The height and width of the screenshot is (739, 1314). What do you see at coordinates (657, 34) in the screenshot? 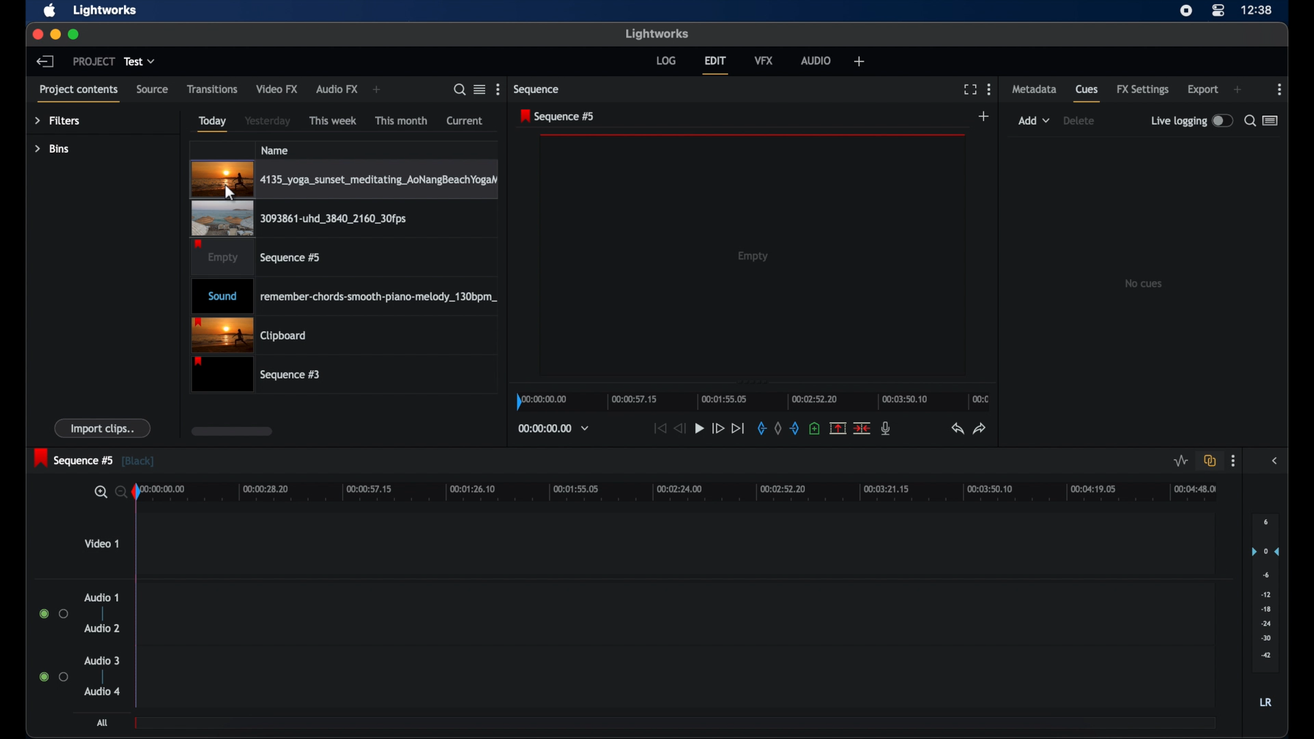
I see `lightworks` at bounding box center [657, 34].